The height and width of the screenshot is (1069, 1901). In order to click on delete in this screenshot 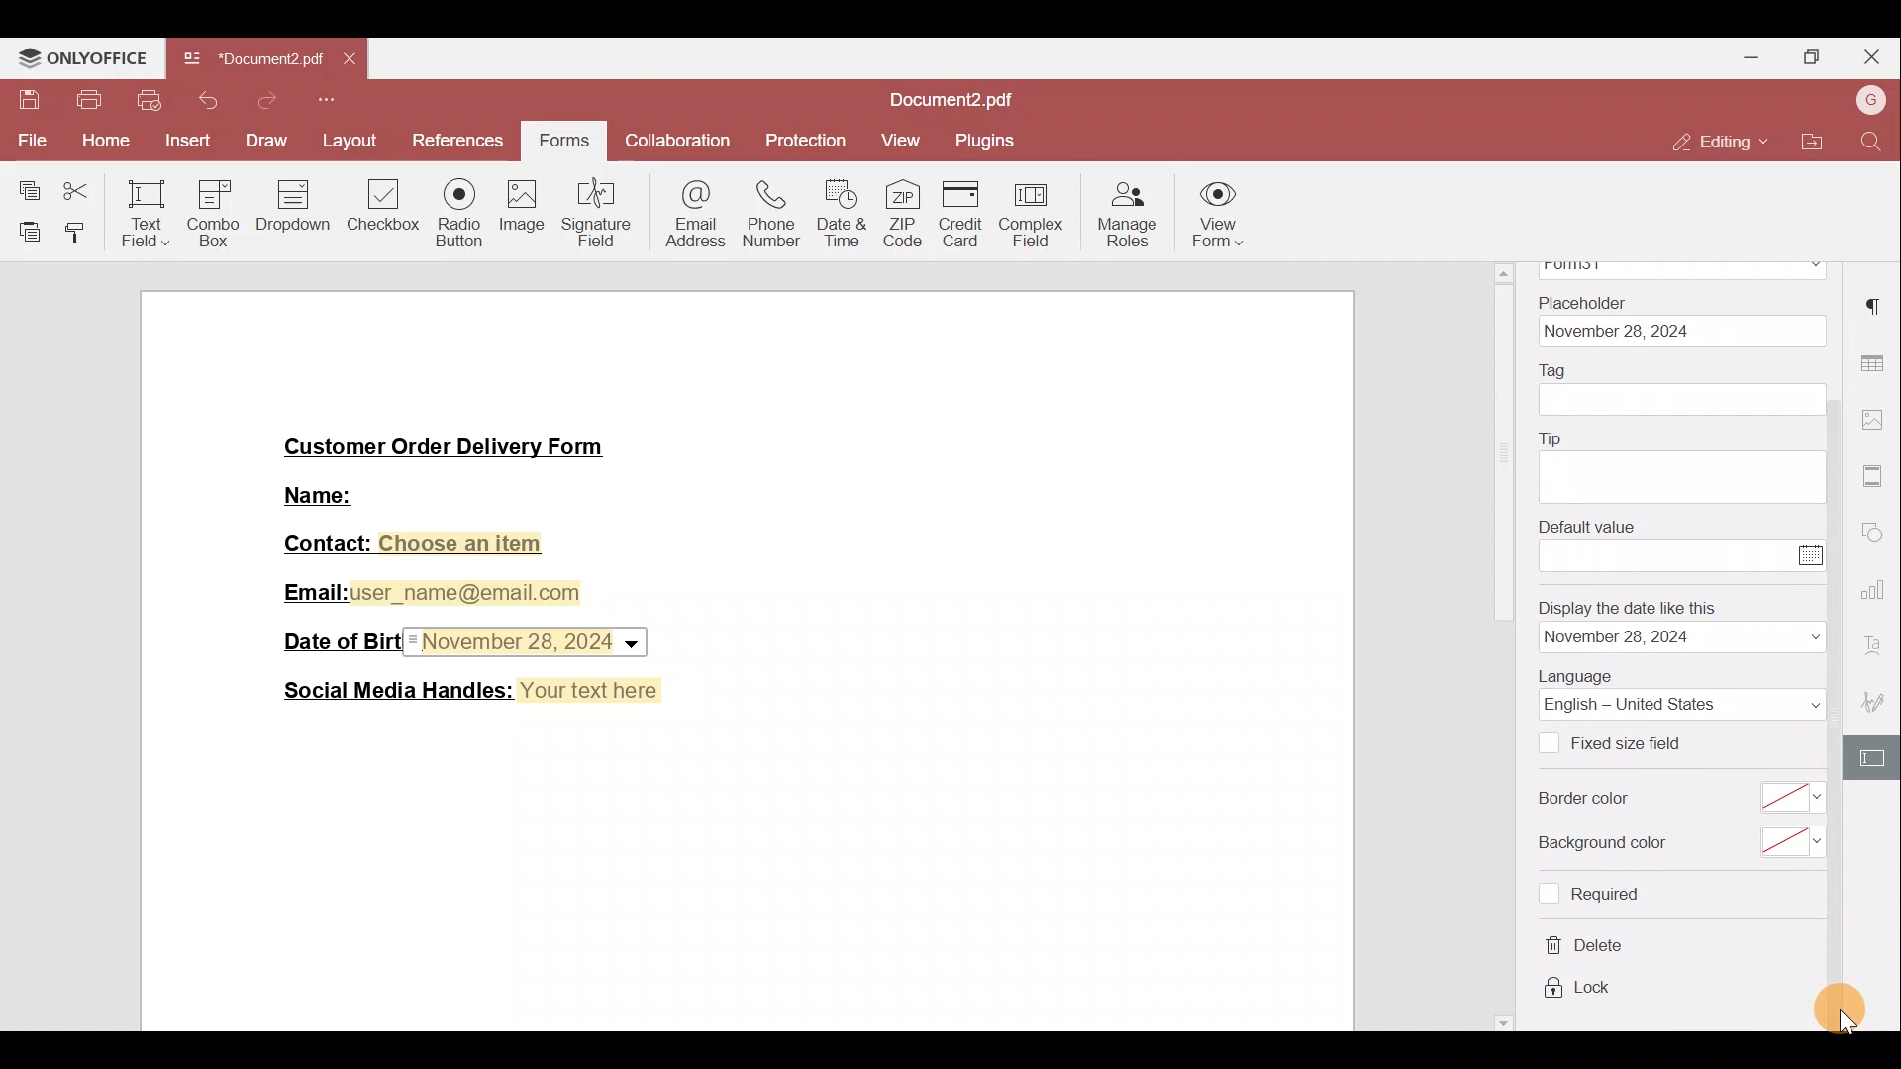, I will do `click(1588, 946)`.